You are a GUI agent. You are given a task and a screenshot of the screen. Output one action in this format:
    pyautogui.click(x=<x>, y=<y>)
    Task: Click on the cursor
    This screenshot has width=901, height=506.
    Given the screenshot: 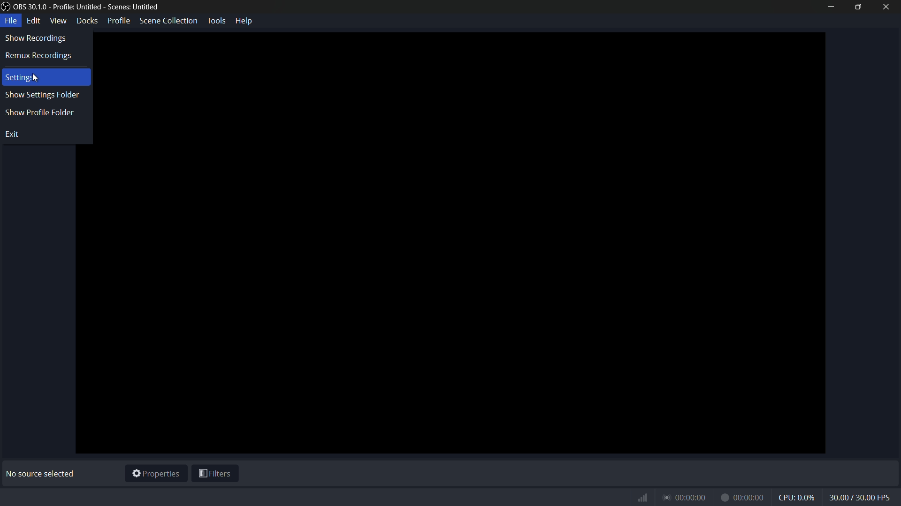 What is the action you would take?
    pyautogui.click(x=37, y=79)
    